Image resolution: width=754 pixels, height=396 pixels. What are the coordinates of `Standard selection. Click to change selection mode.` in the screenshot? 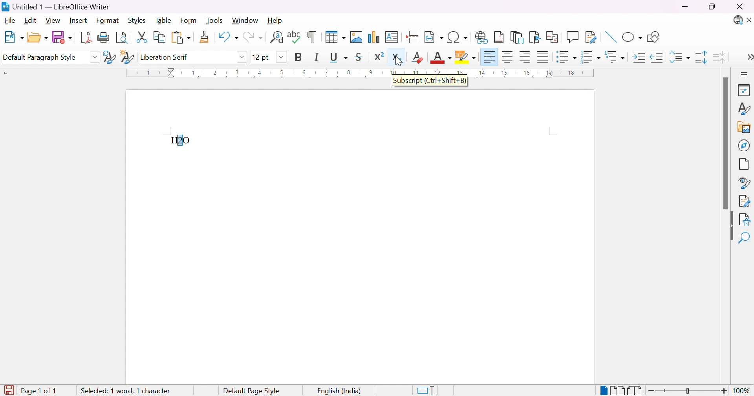 It's located at (426, 390).